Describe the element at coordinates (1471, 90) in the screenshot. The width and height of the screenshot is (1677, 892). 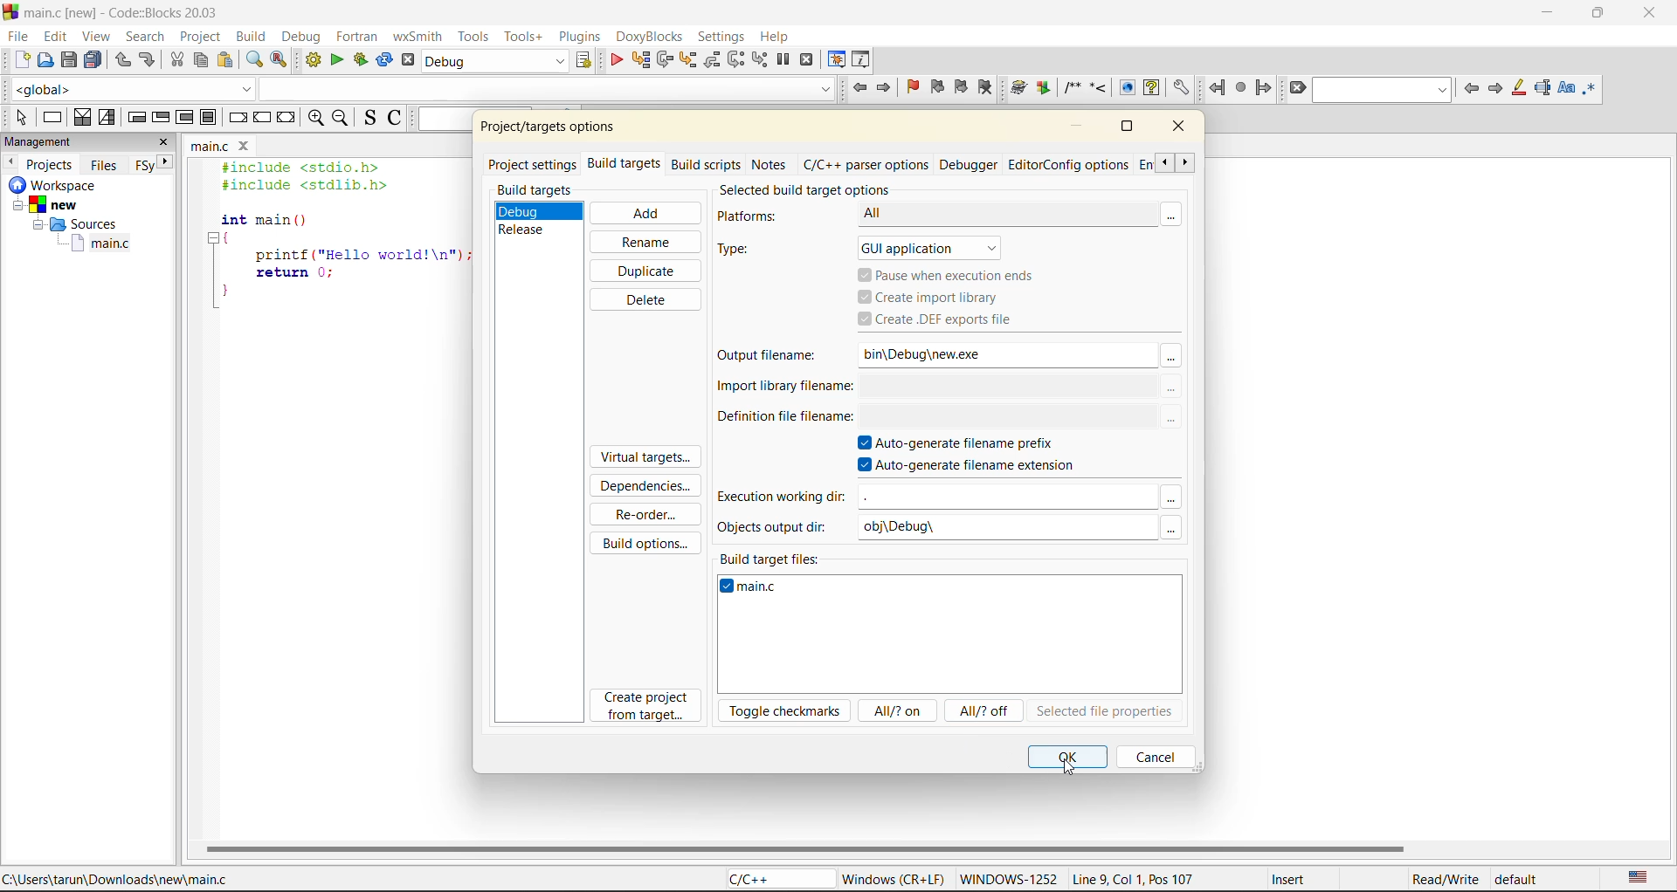
I see `previous` at that location.